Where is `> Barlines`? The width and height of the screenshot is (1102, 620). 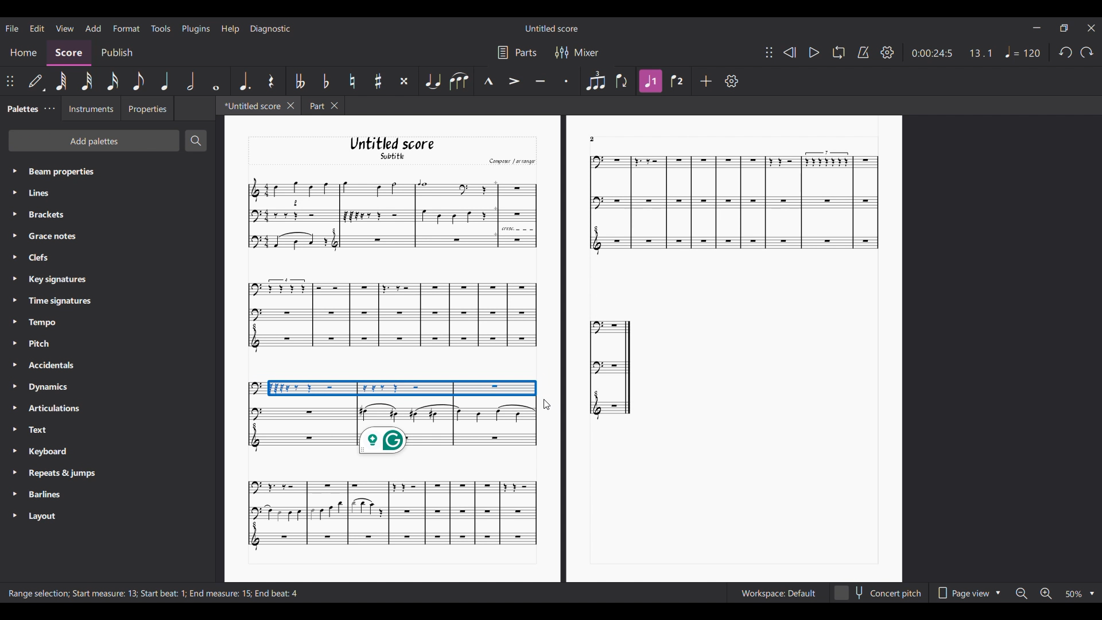 > Barlines is located at coordinates (43, 495).